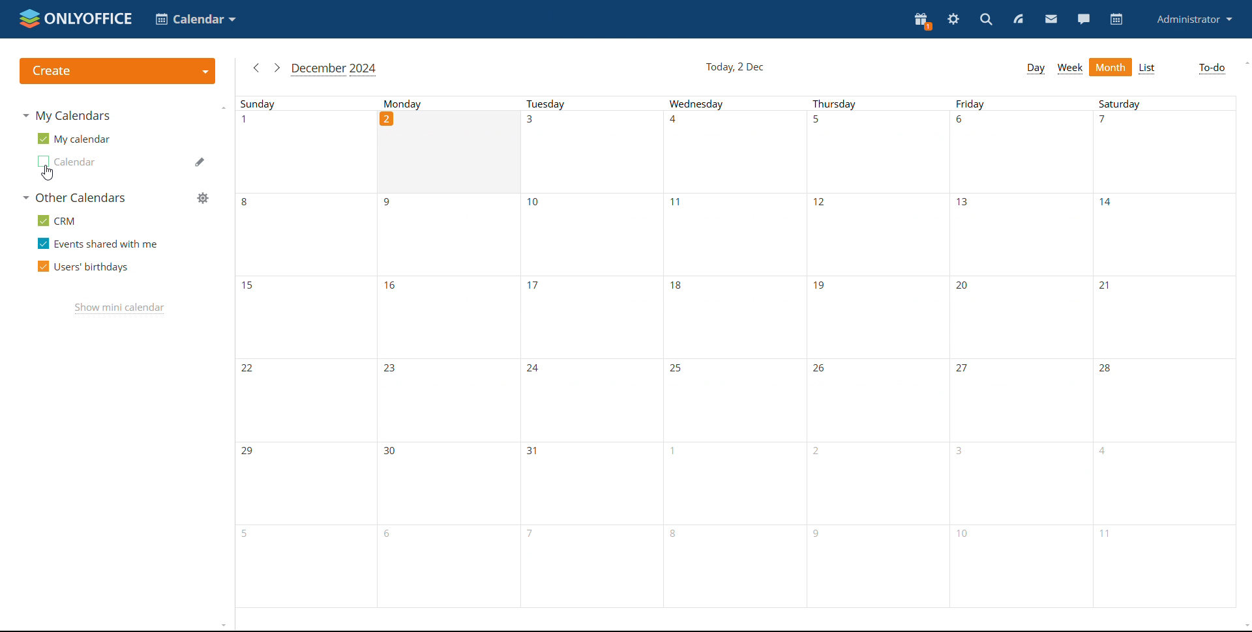 Image resolution: width=1252 pixels, height=632 pixels. I want to click on account, so click(1193, 20).